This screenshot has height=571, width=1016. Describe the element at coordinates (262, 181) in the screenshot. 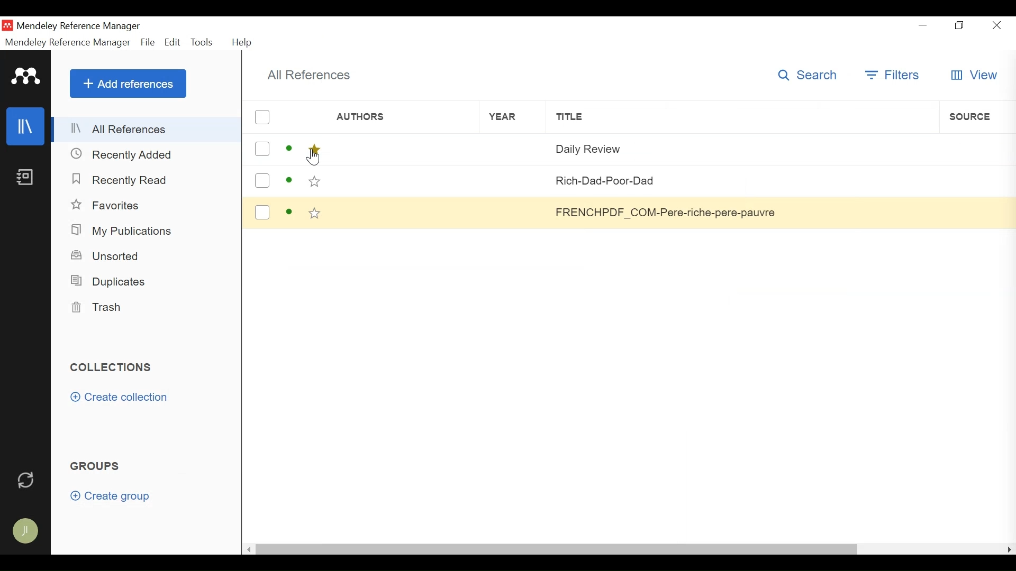

I see `(un)select` at that location.